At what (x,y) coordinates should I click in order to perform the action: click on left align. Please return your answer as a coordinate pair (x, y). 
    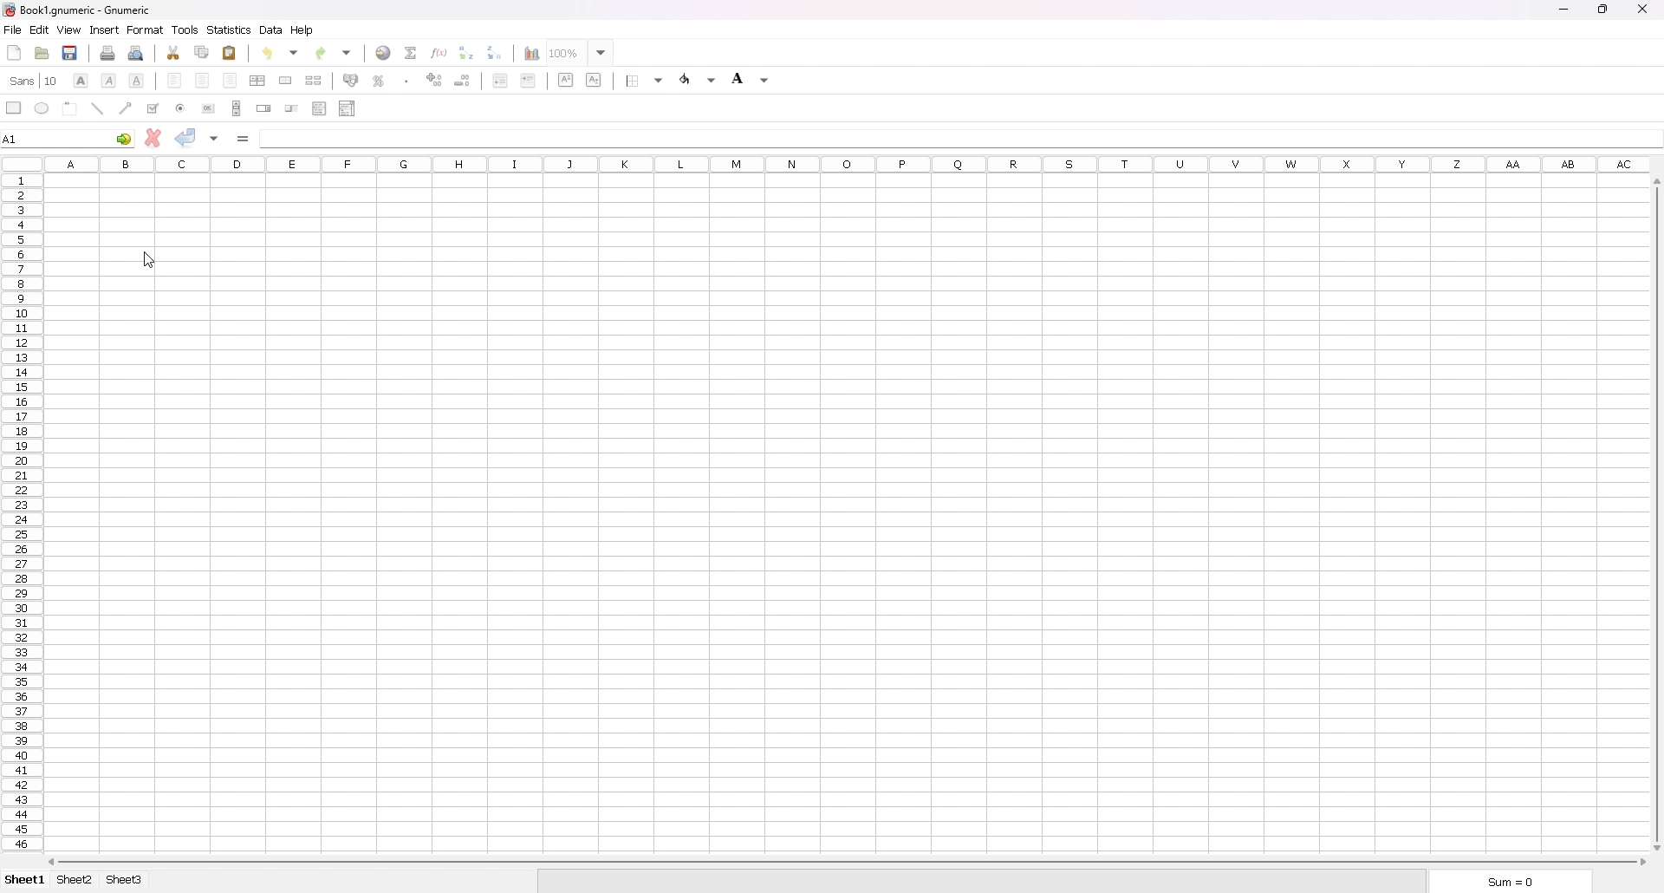
    Looking at the image, I should click on (175, 80).